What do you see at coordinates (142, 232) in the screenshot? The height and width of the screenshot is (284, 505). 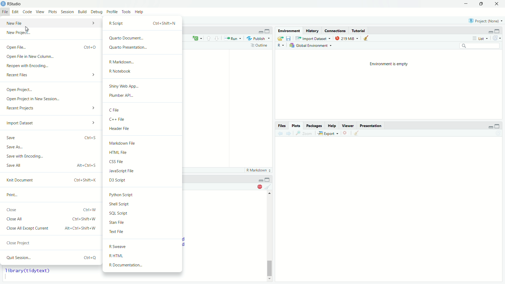 I see `Text File` at bounding box center [142, 232].